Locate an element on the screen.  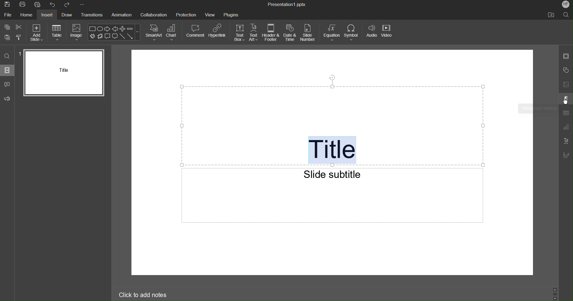
Plugins is located at coordinates (231, 15).